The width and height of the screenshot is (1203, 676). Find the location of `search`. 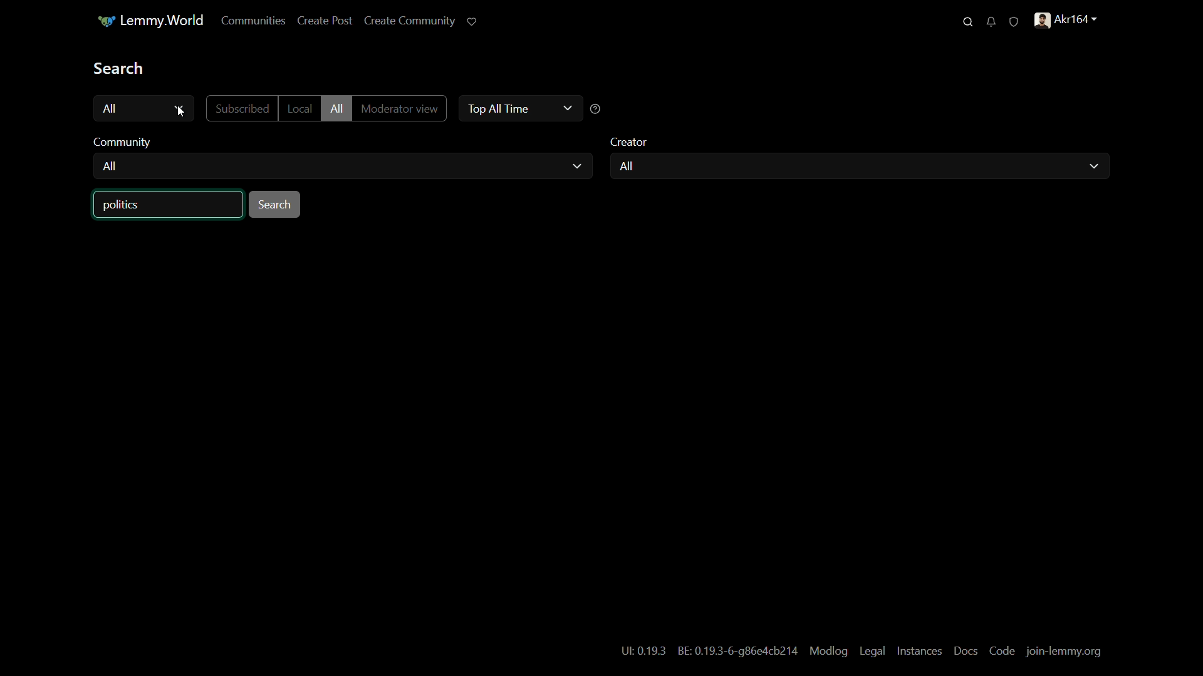

search is located at coordinates (120, 68).